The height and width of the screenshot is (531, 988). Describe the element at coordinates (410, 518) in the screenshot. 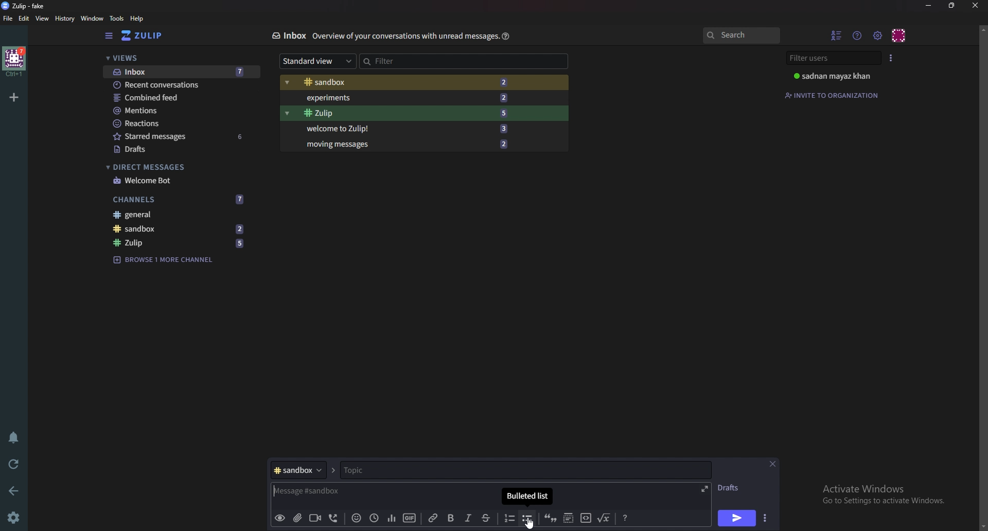

I see `gif` at that location.